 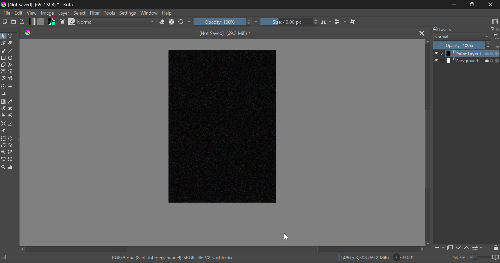 I want to click on Bezier Curve, so click(x=3, y=159).